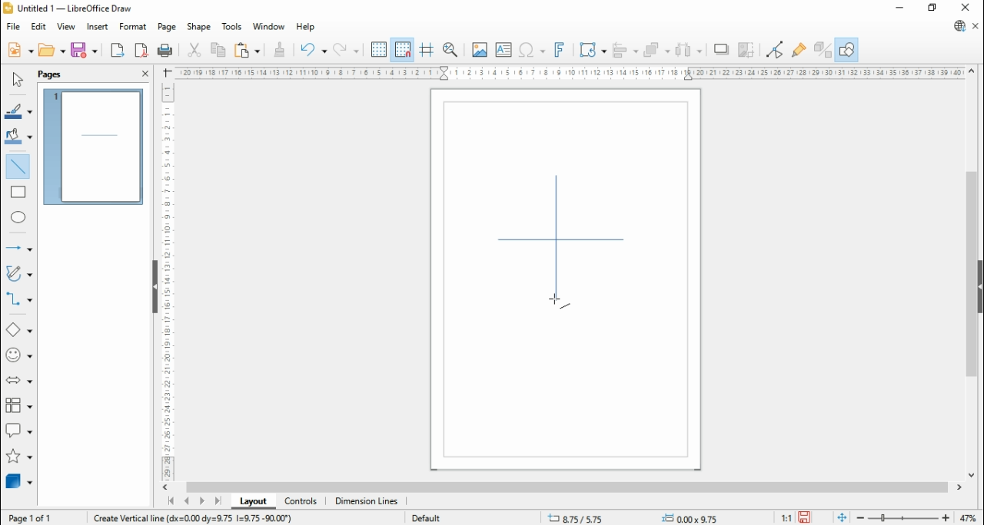 Image resolution: width=984 pixels, height=525 pixels. What do you see at coordinates (502, 49) in the screenshot?
I see `insert text box` at bounding box center [502, 49].